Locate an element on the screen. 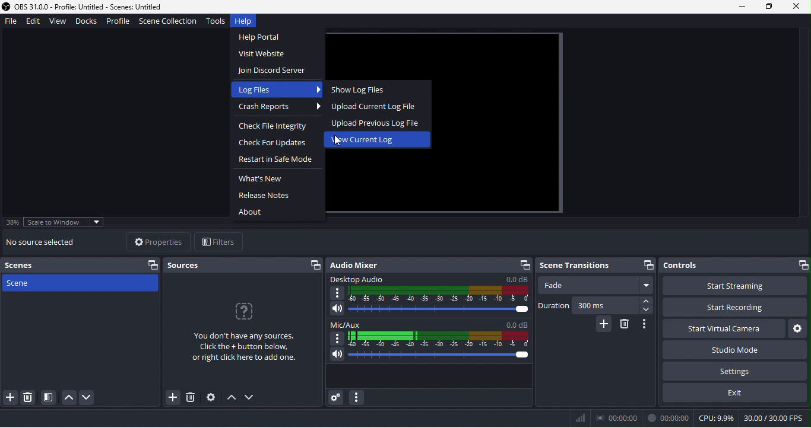 The width and height of the screenshot is (811, 428). audio mixer is located at coordinates (429, 264).